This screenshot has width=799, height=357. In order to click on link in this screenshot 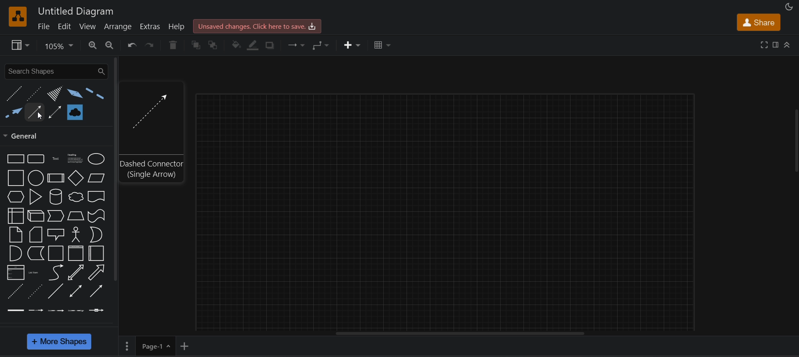, I will do `click(14, 310)`.